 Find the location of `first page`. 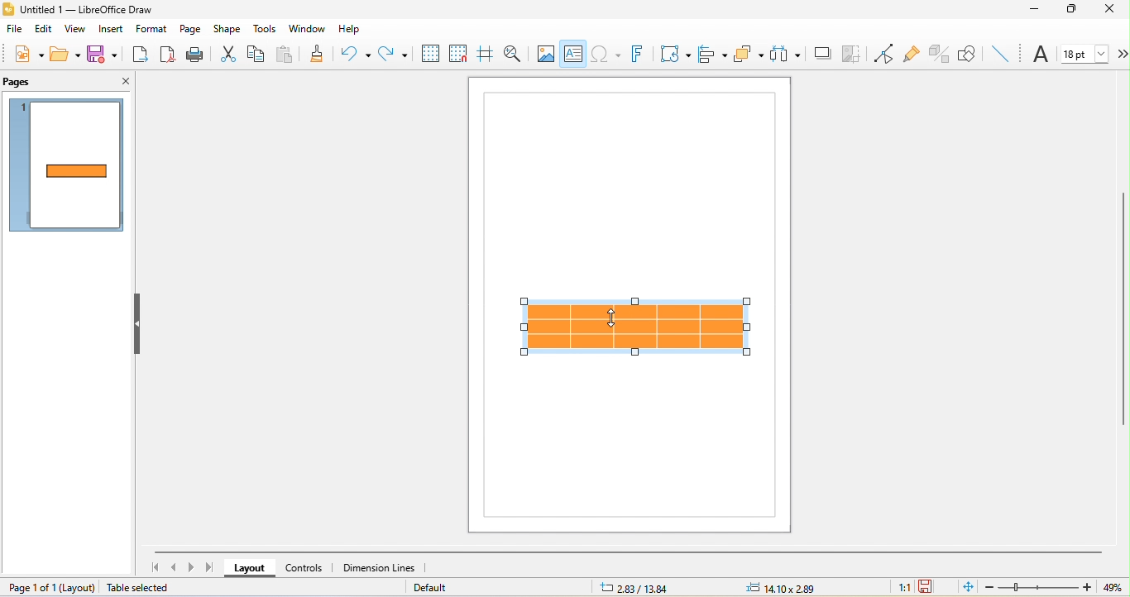

first page is located at coordinates (155, 568).